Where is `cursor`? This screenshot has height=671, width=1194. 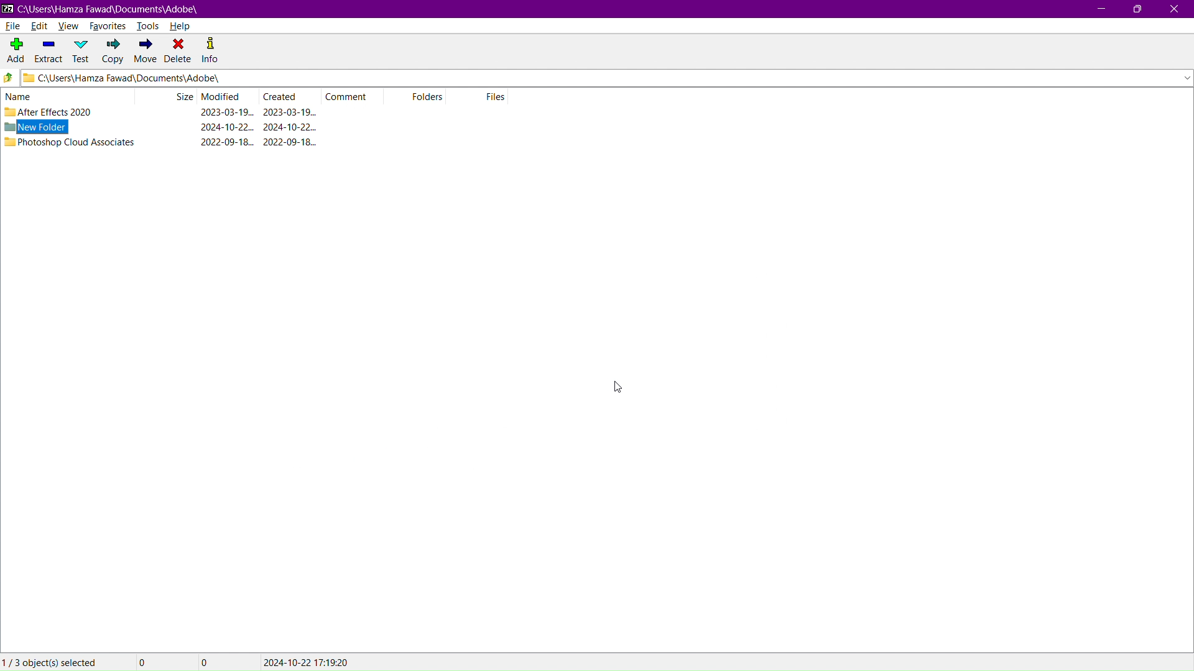 cursor is located at coordinates (618, 386).